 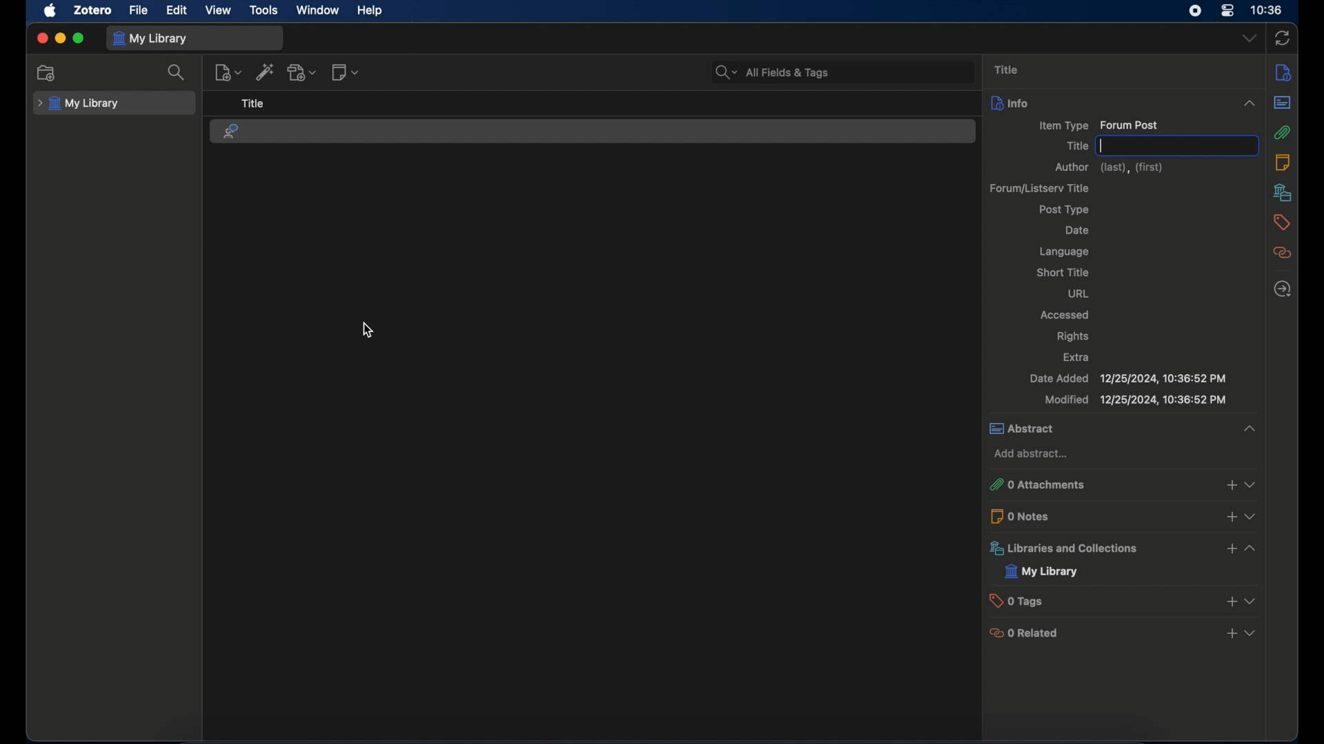 I want to click on add abstract, so click(x=1031, y=453).